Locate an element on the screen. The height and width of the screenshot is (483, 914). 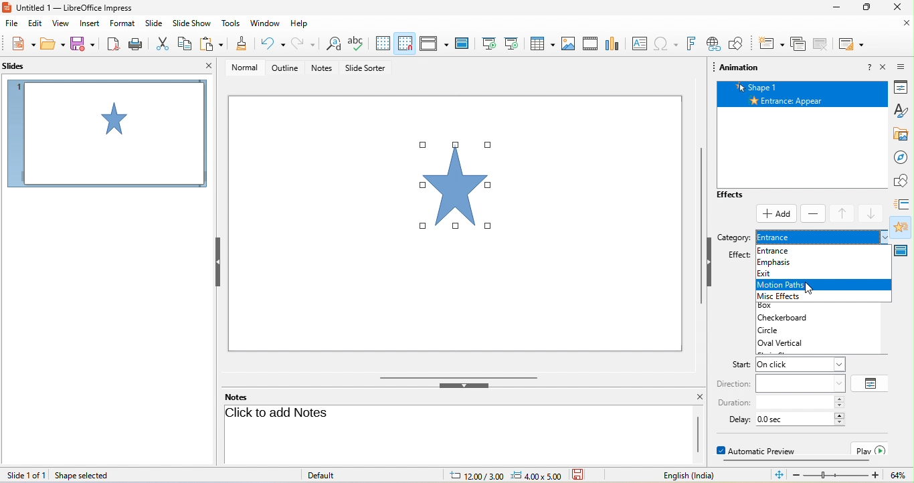
cut is located at coordinates (163, 43).